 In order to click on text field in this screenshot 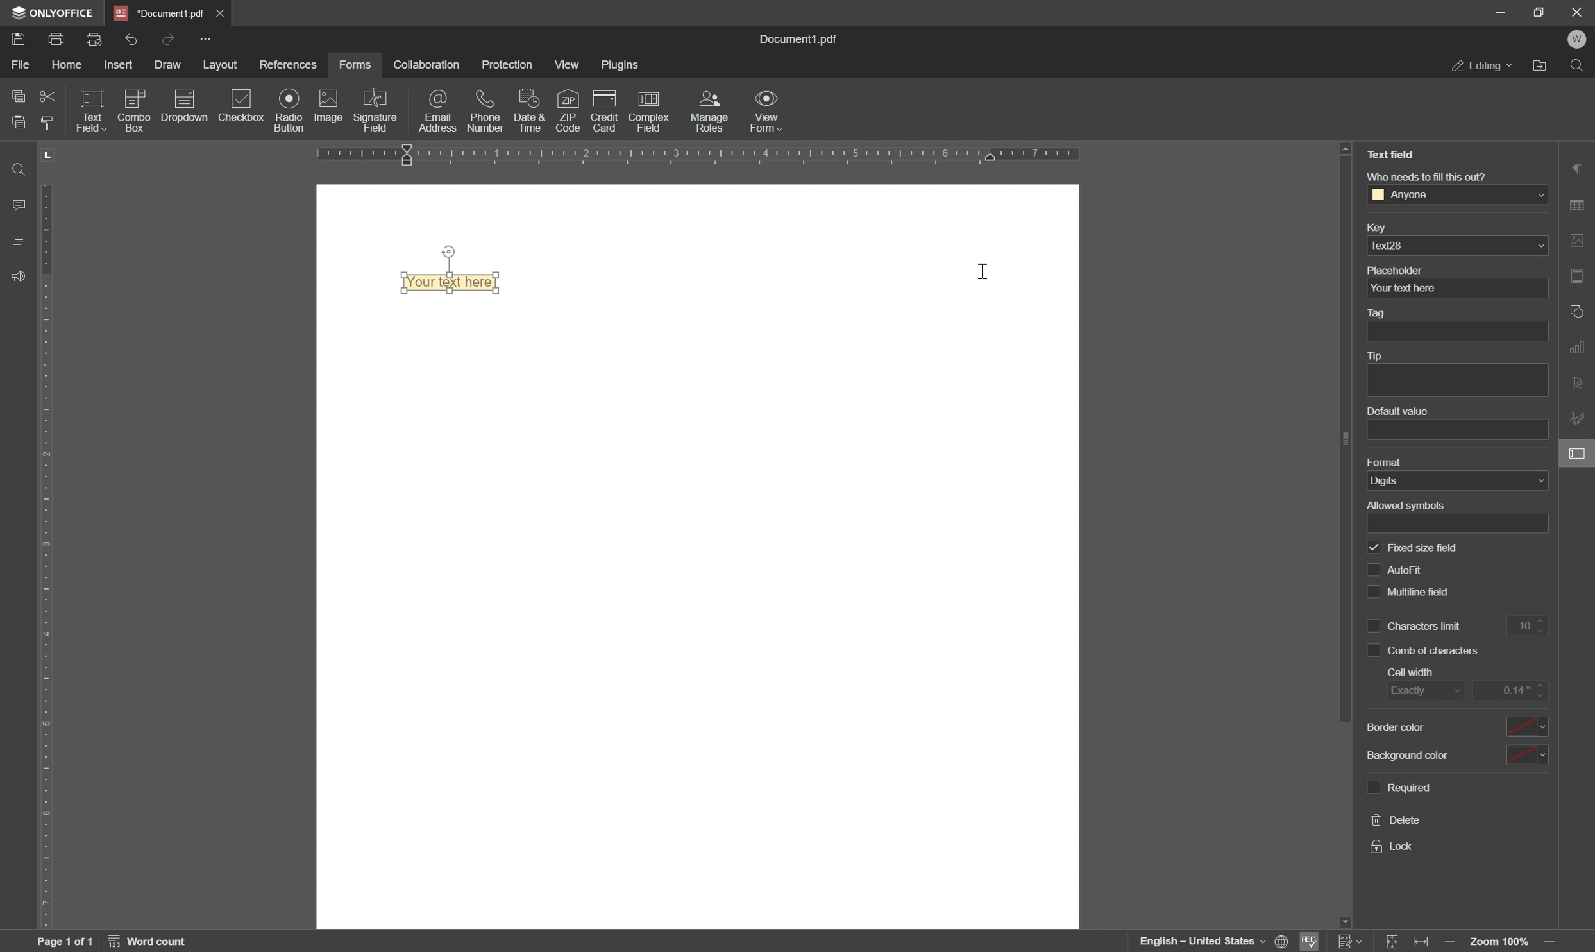, I will do `click(92, 111)`.